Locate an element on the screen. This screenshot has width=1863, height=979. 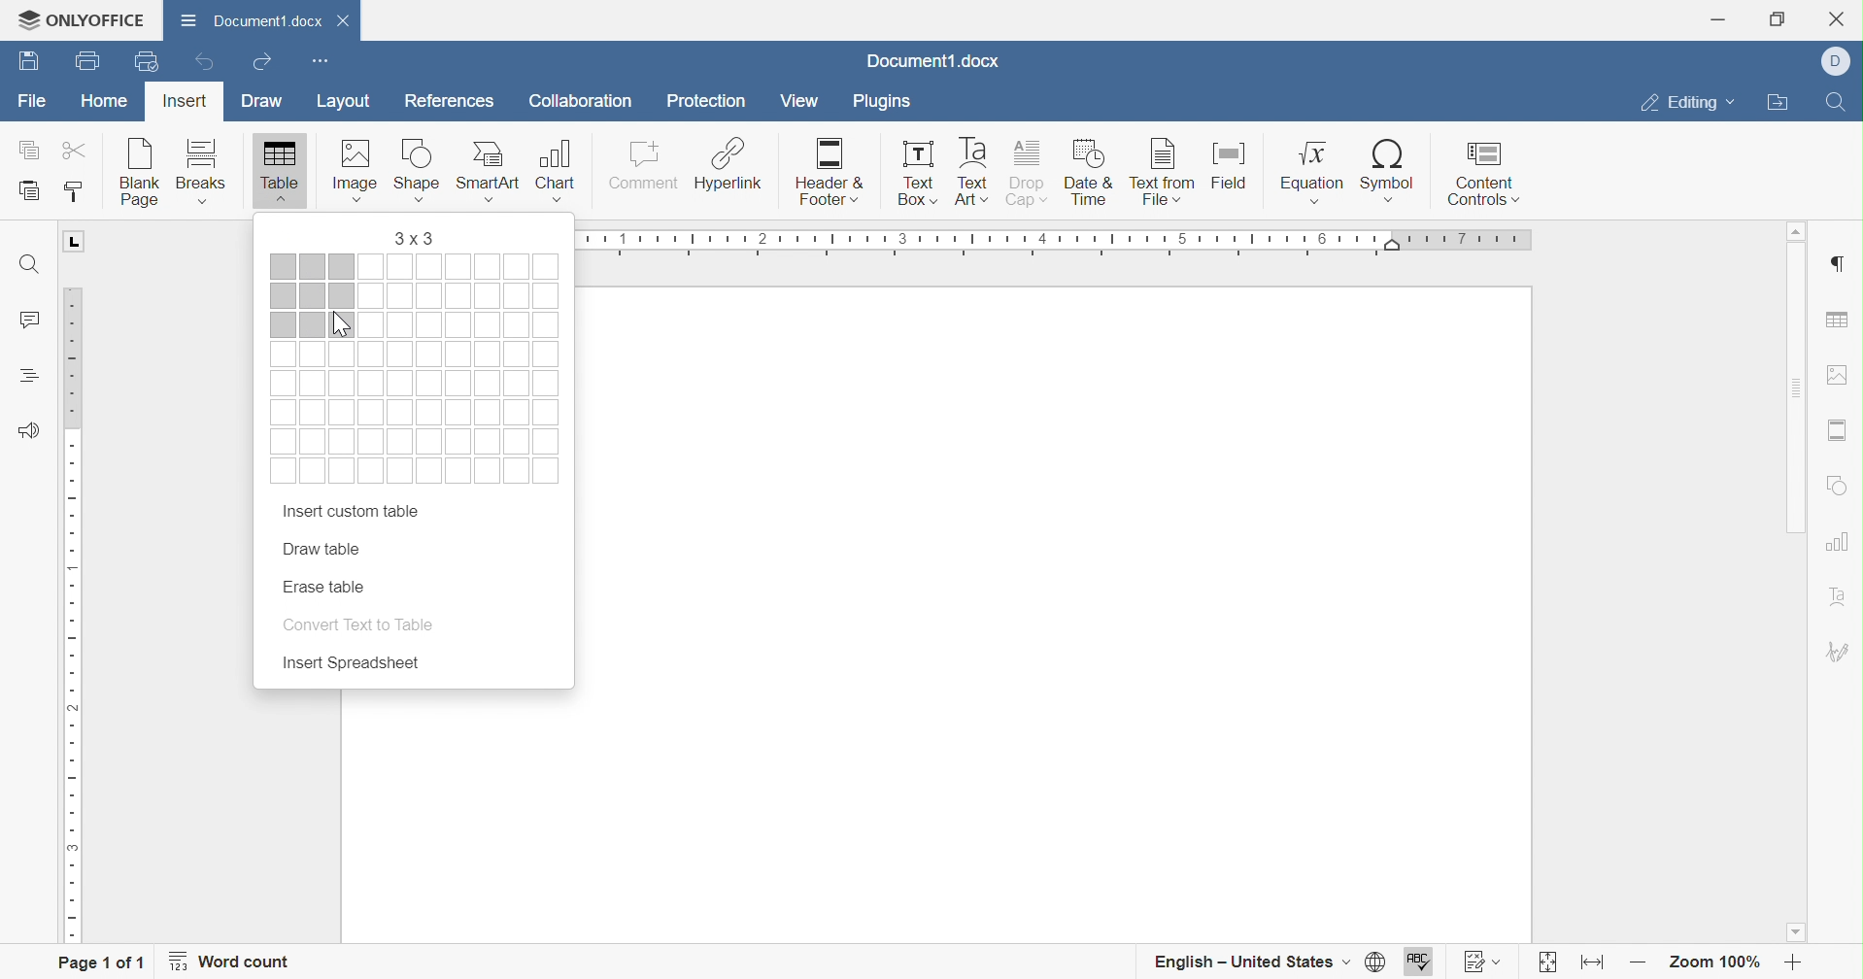
Quick print is located at coordinates (148, 61).